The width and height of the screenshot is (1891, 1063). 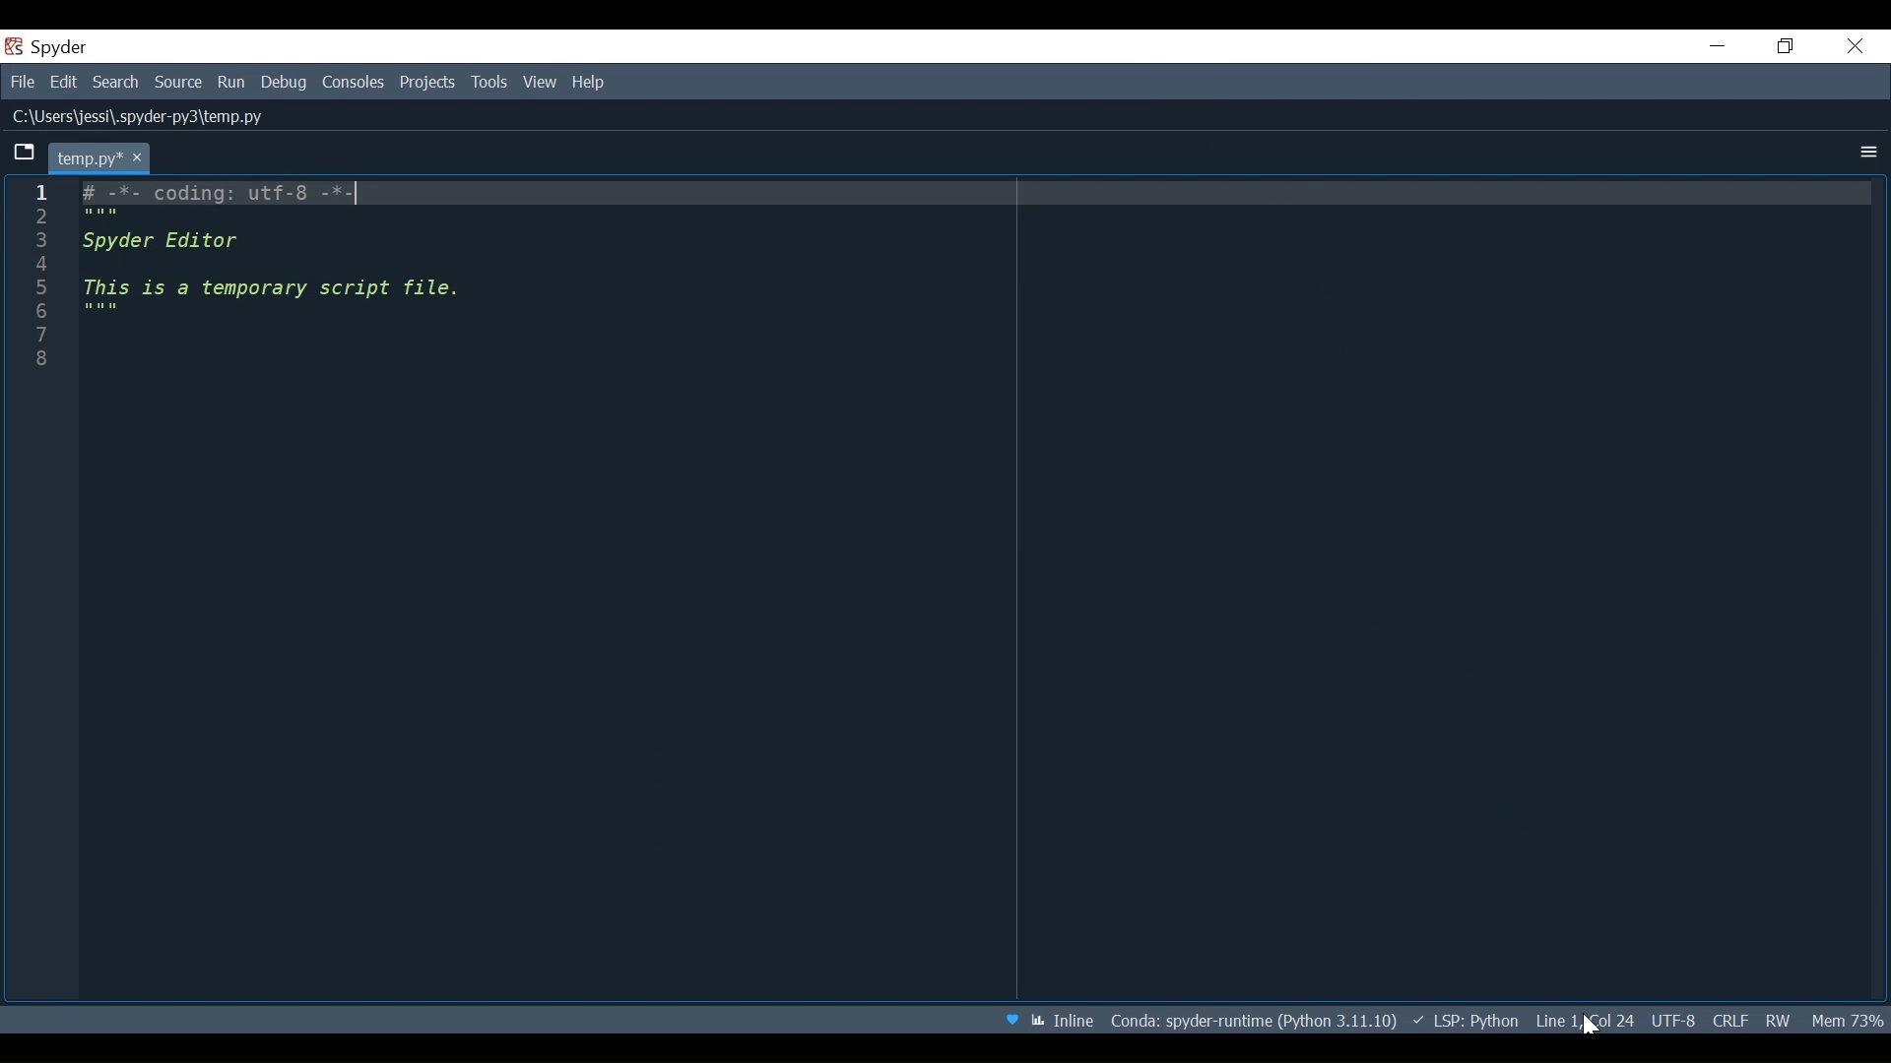 I want to click on File path, so click(x=1251, y=1021).